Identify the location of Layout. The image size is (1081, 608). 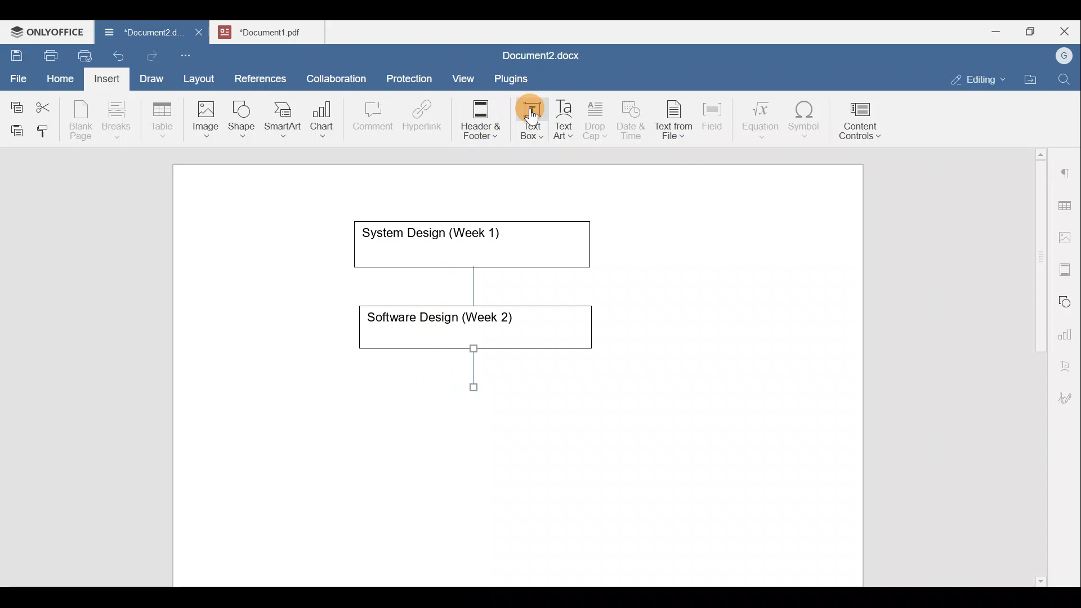
(202, 77).